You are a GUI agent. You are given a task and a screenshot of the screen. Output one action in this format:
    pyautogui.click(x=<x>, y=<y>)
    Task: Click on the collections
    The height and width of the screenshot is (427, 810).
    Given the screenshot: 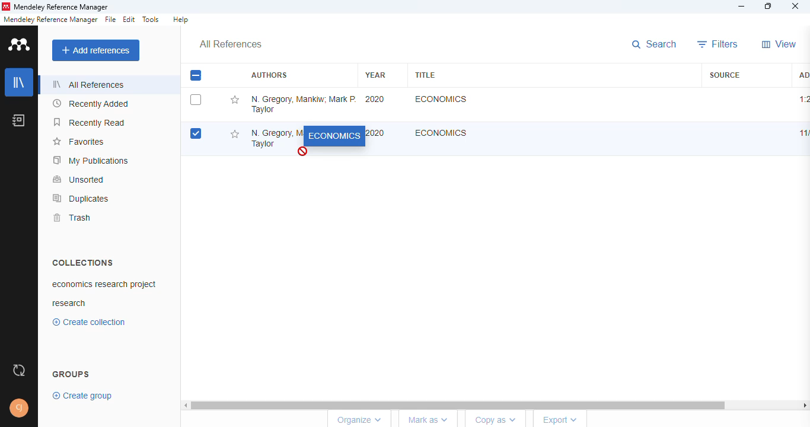 What is the action you would take?
    pyautogui.click(x=82, y=262)
    